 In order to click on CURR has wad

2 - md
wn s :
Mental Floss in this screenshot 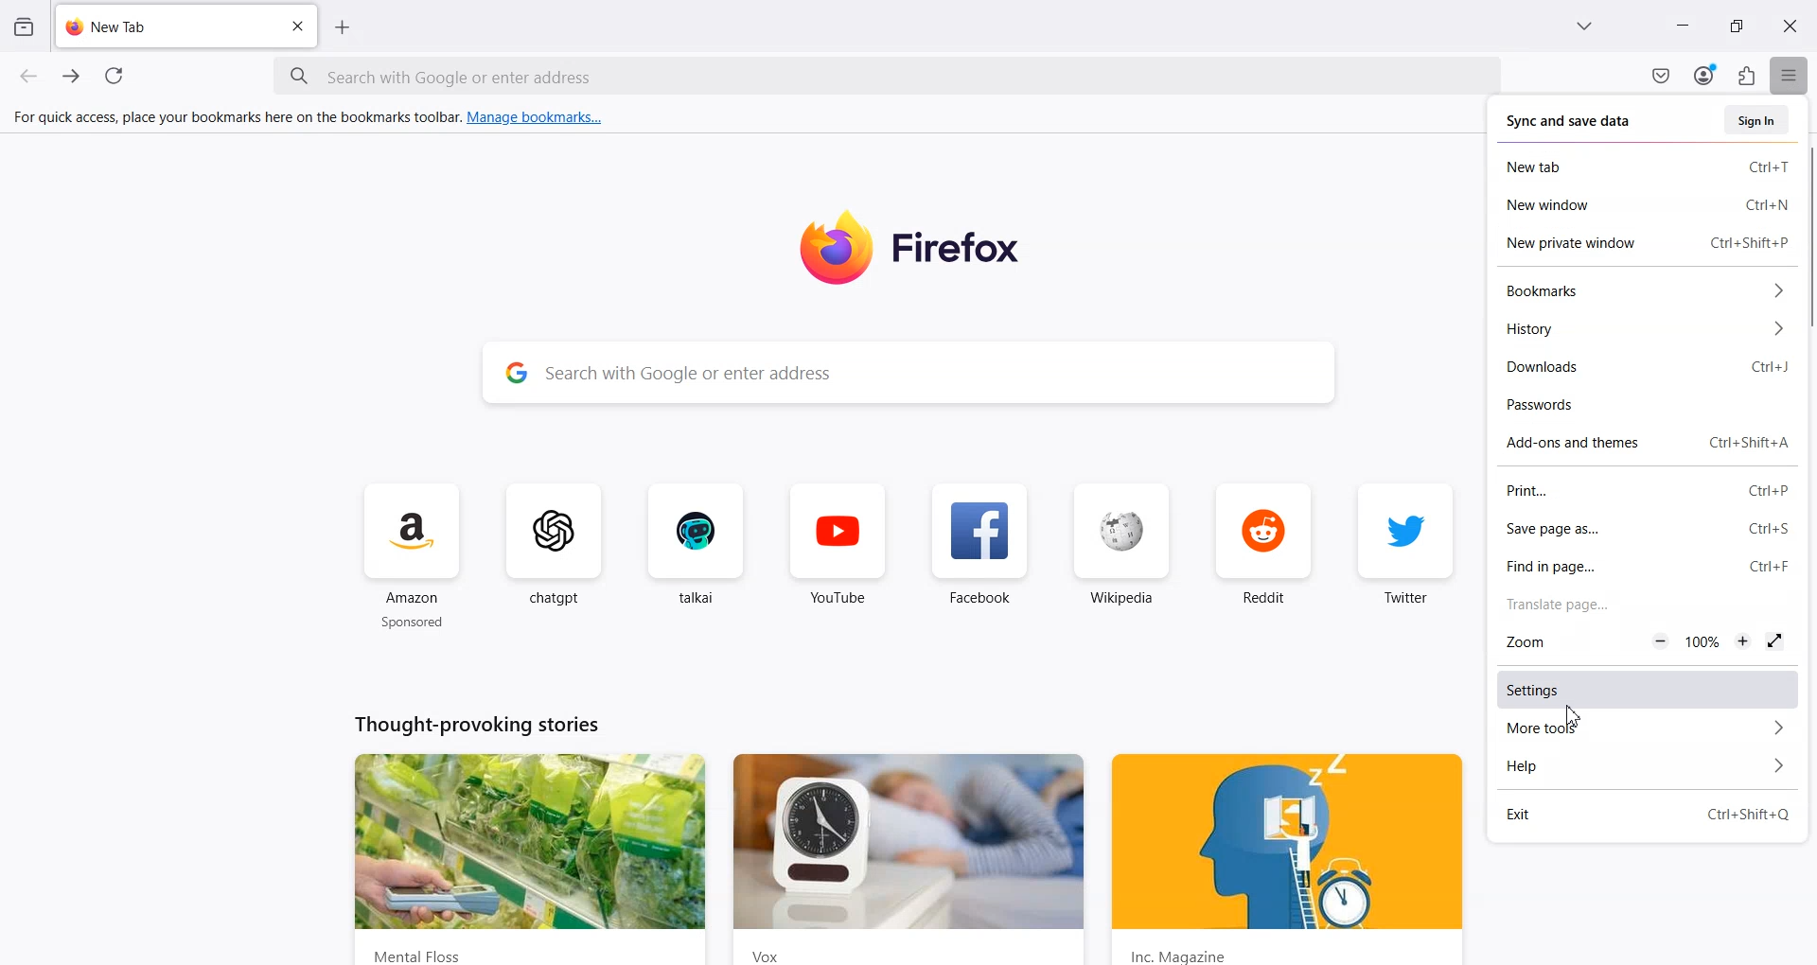, I will do `click(528, 858)`.